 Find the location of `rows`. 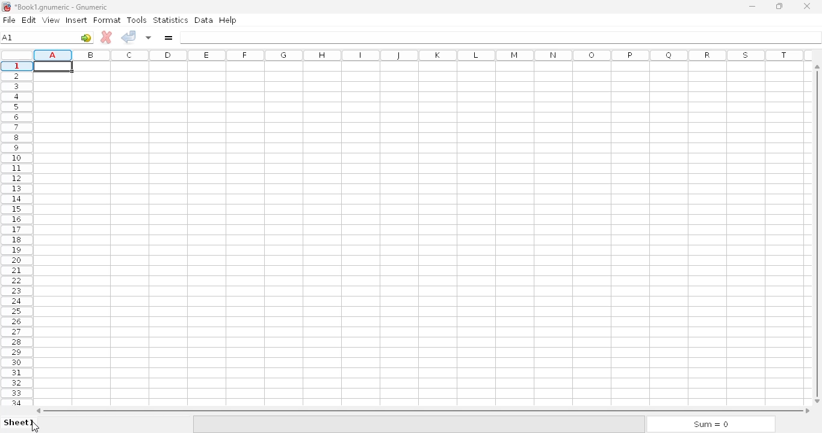

rows is located at coordinates (17, 233).